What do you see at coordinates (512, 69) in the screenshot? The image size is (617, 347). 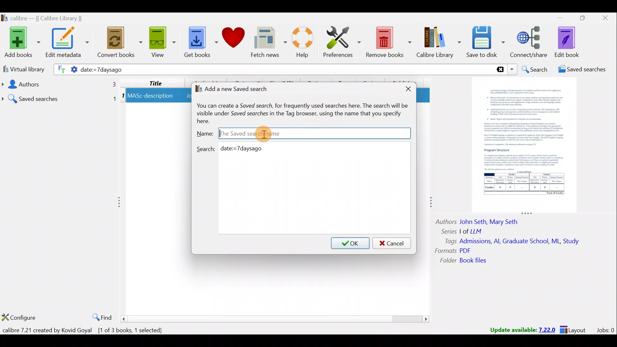 I see `Search dropdown` at bounding box center [512, 69].